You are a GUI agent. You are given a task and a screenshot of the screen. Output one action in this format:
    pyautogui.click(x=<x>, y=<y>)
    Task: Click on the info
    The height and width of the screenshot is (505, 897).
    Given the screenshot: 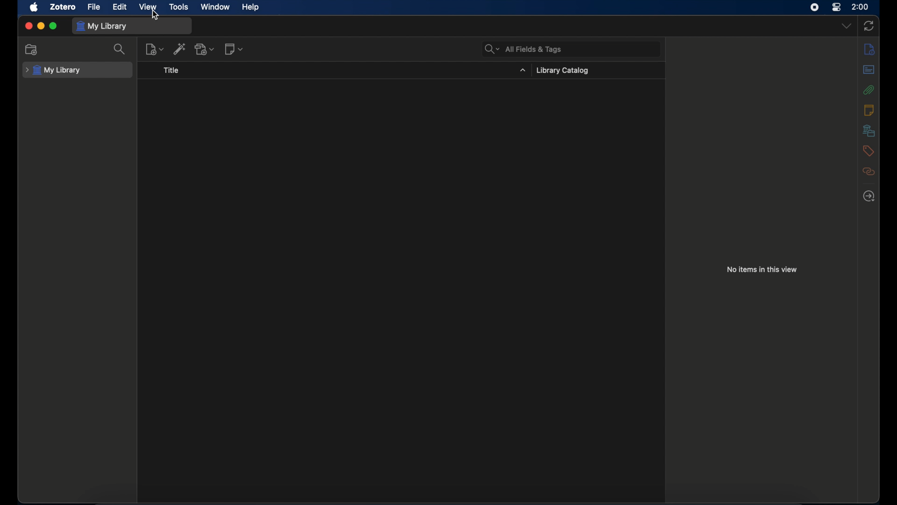 What is the action you would take?
    pyautogui.click(x=869, y=49)
    